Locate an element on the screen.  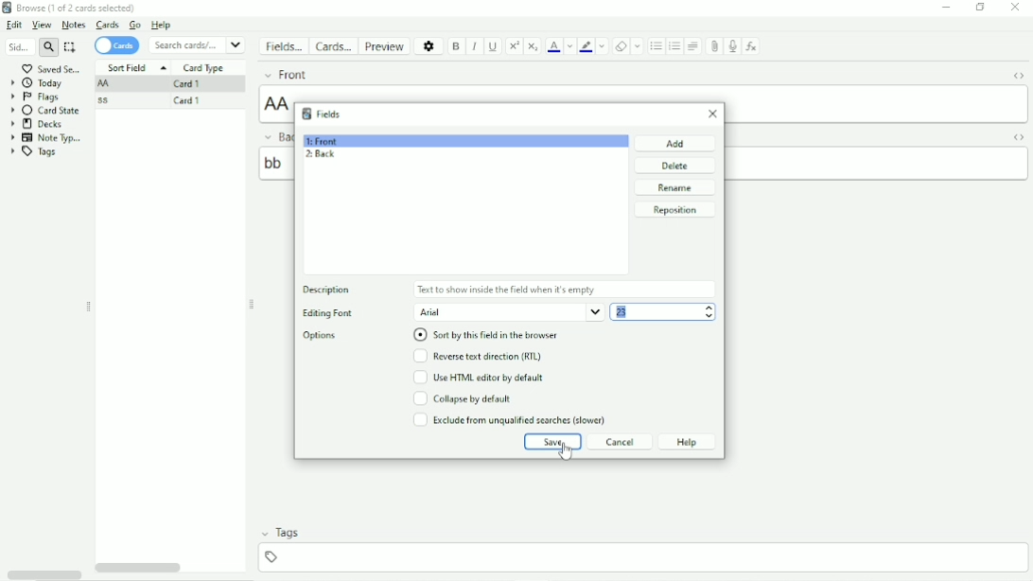
Subscript is located at coordinates (534, 45).